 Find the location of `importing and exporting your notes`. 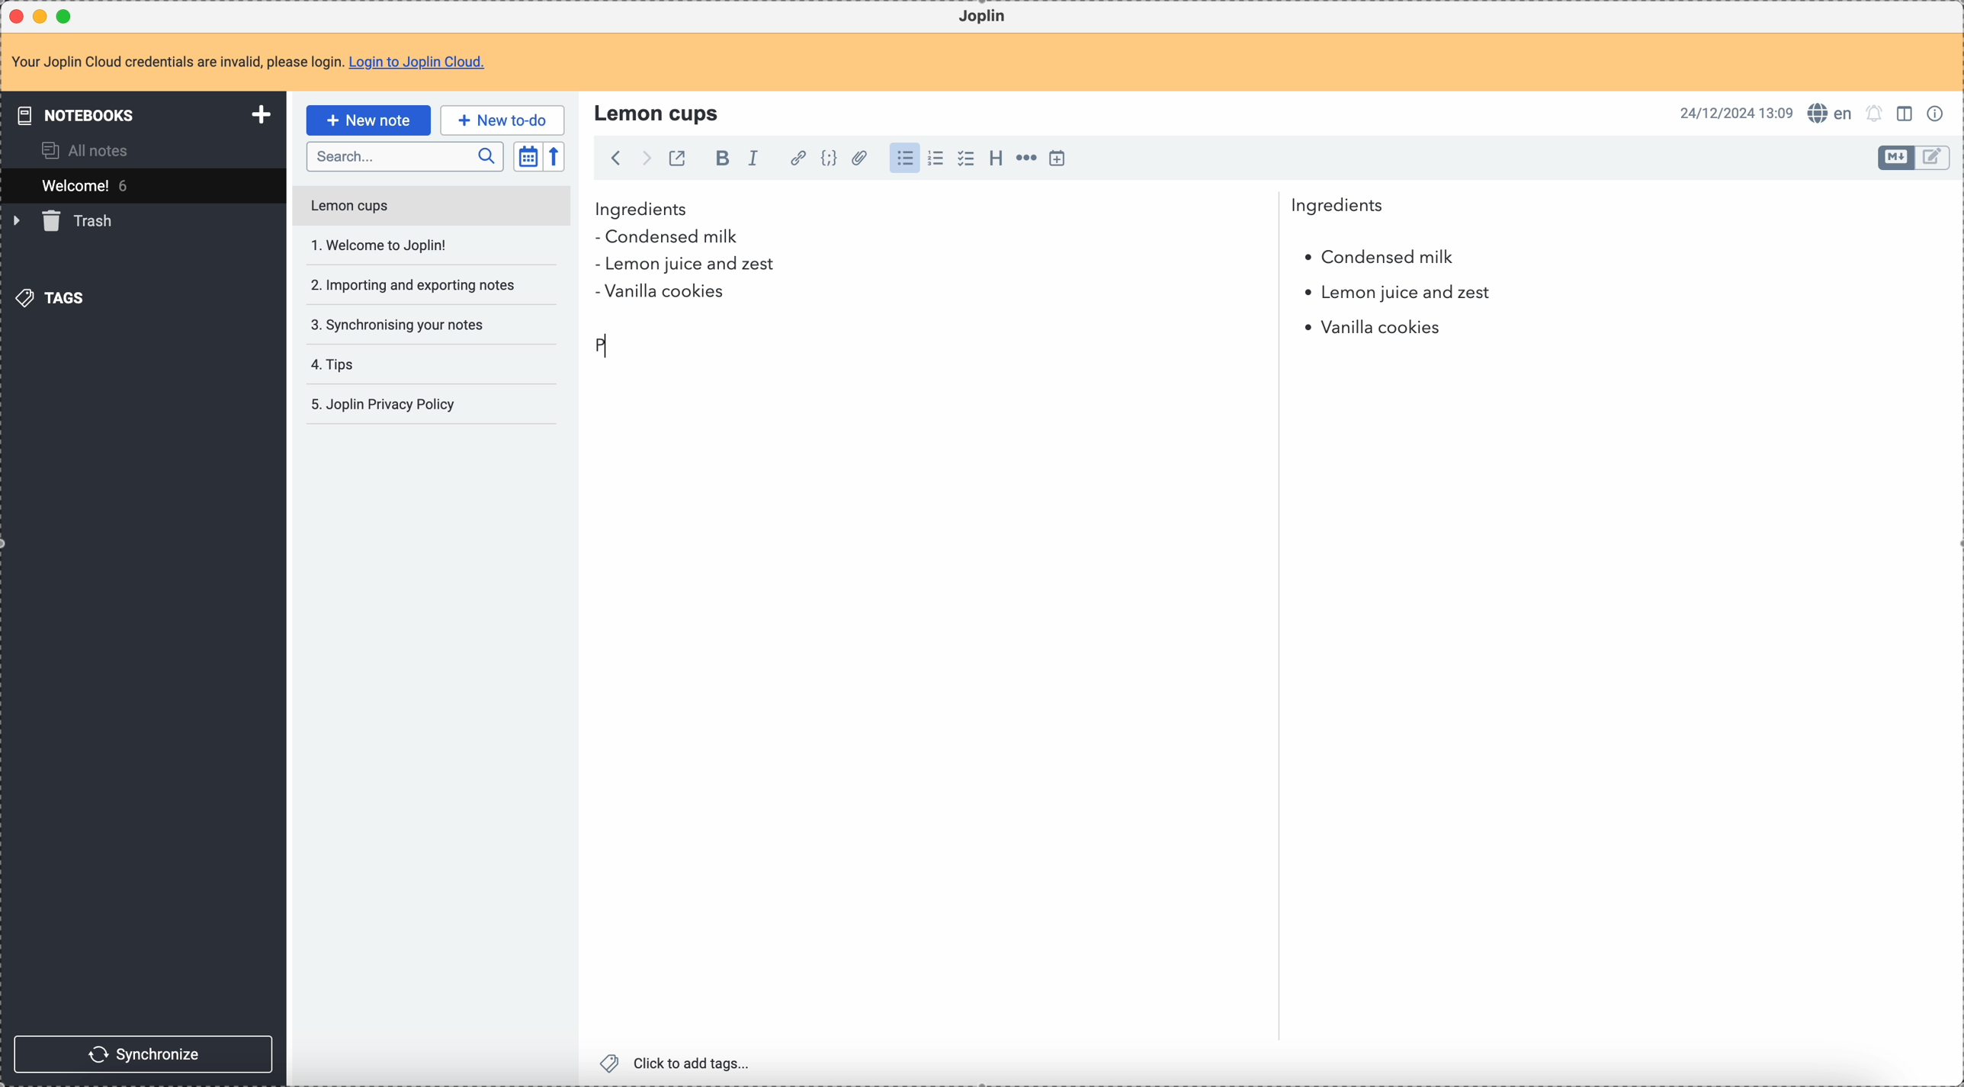

importing and exporting your notes is located at coordinates (415, 285).